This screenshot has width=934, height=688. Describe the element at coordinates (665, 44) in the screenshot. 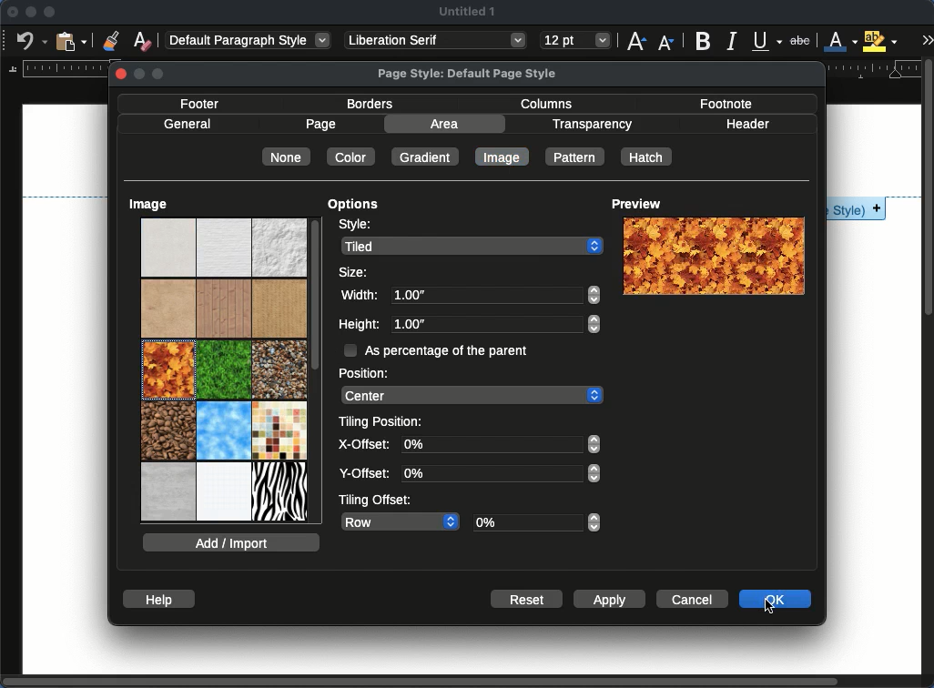

I see `decrease size` at that location.